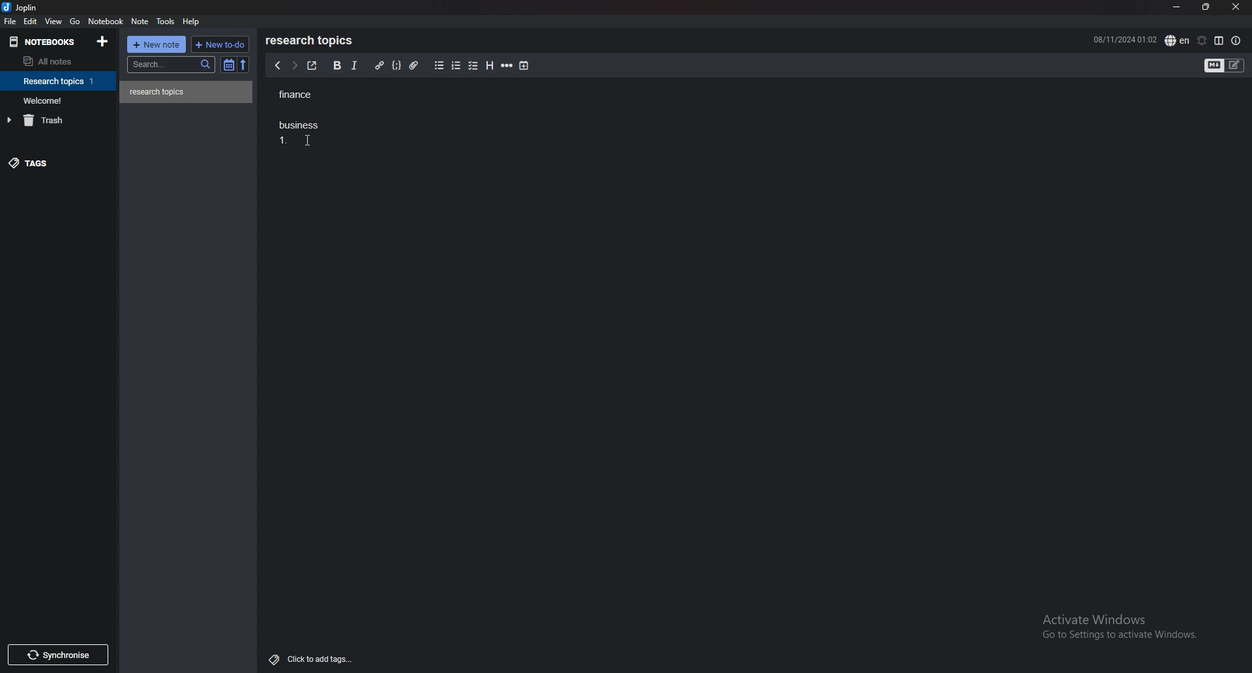 The width and height of the screenshot is (1252, 673). I want to click on tools, so click(166, 22).